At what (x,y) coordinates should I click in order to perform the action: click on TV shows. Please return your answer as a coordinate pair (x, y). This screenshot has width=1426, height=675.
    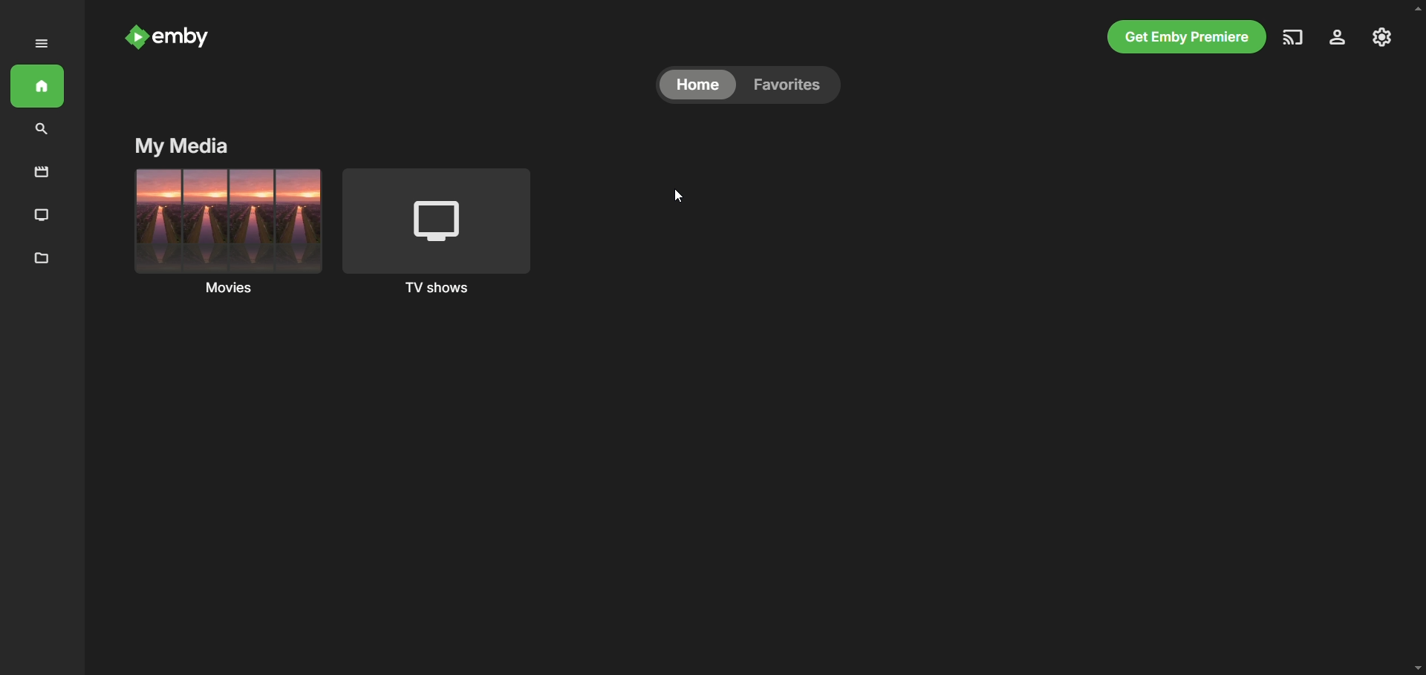
    Looking at the image, I should click on (444, 231).